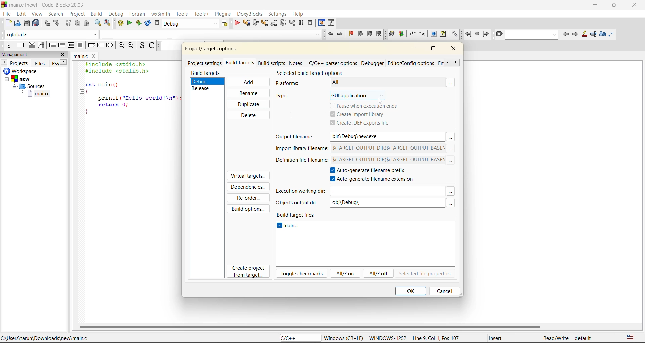 This screenshot has width=645, height=343. I want to click on More, so click(454, 82).